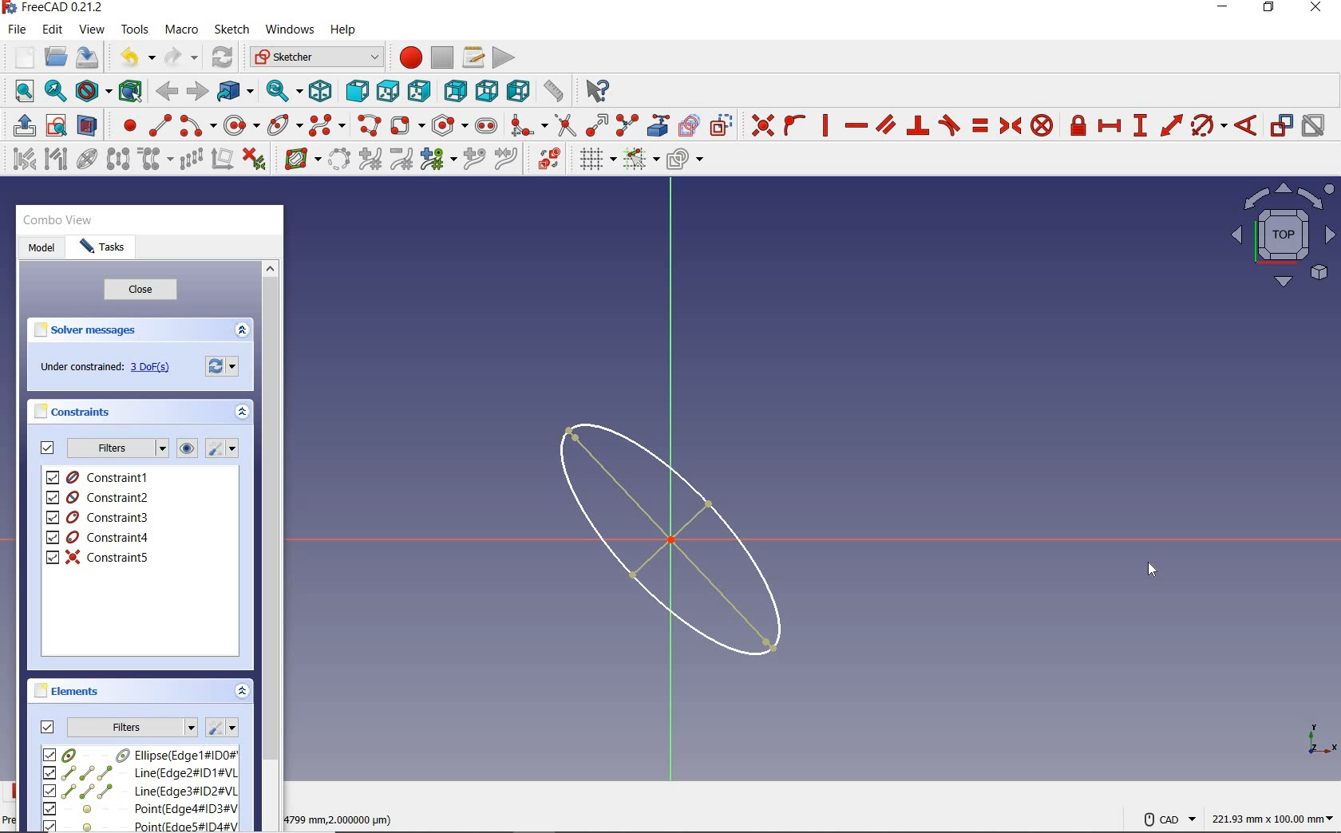 This screenshot has height=833, width=1341. I want to click on toggle driving/ reference constraint, so click(1282, 124).